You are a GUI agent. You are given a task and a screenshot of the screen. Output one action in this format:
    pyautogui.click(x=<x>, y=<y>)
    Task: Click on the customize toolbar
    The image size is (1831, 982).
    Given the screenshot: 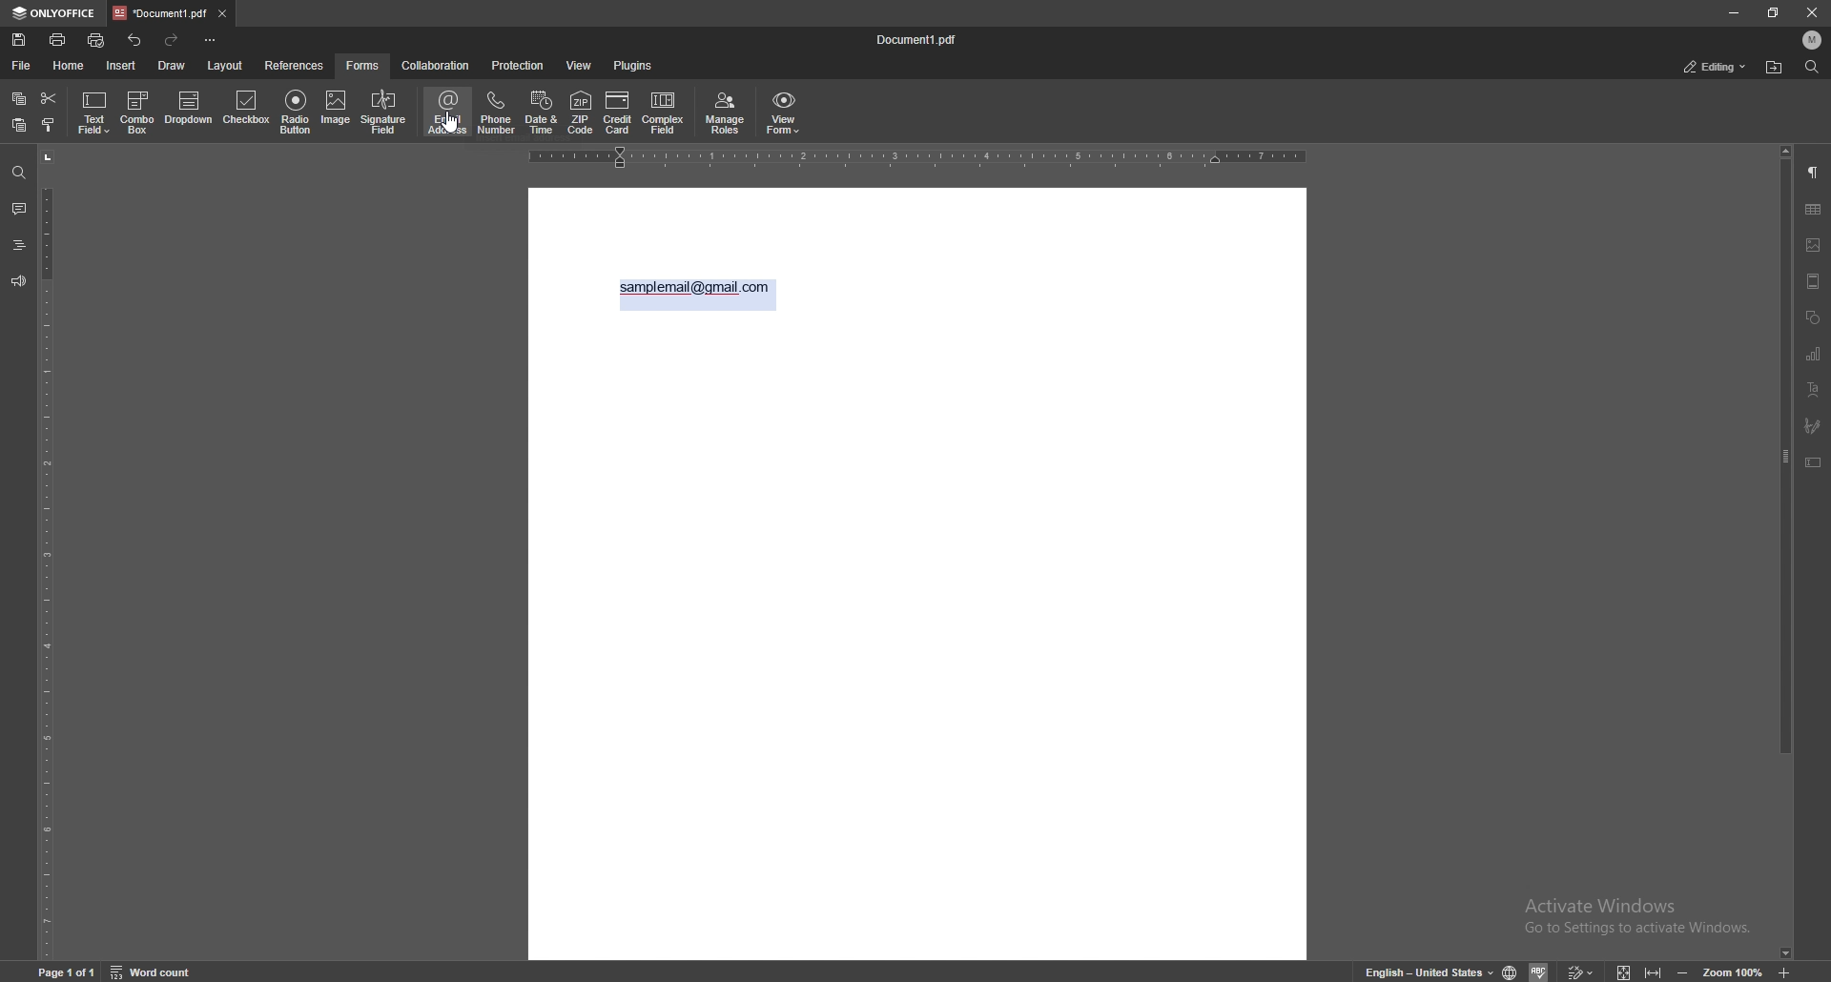 What is the action you would take?
    pyautogui.click(x=211, y=41)
    